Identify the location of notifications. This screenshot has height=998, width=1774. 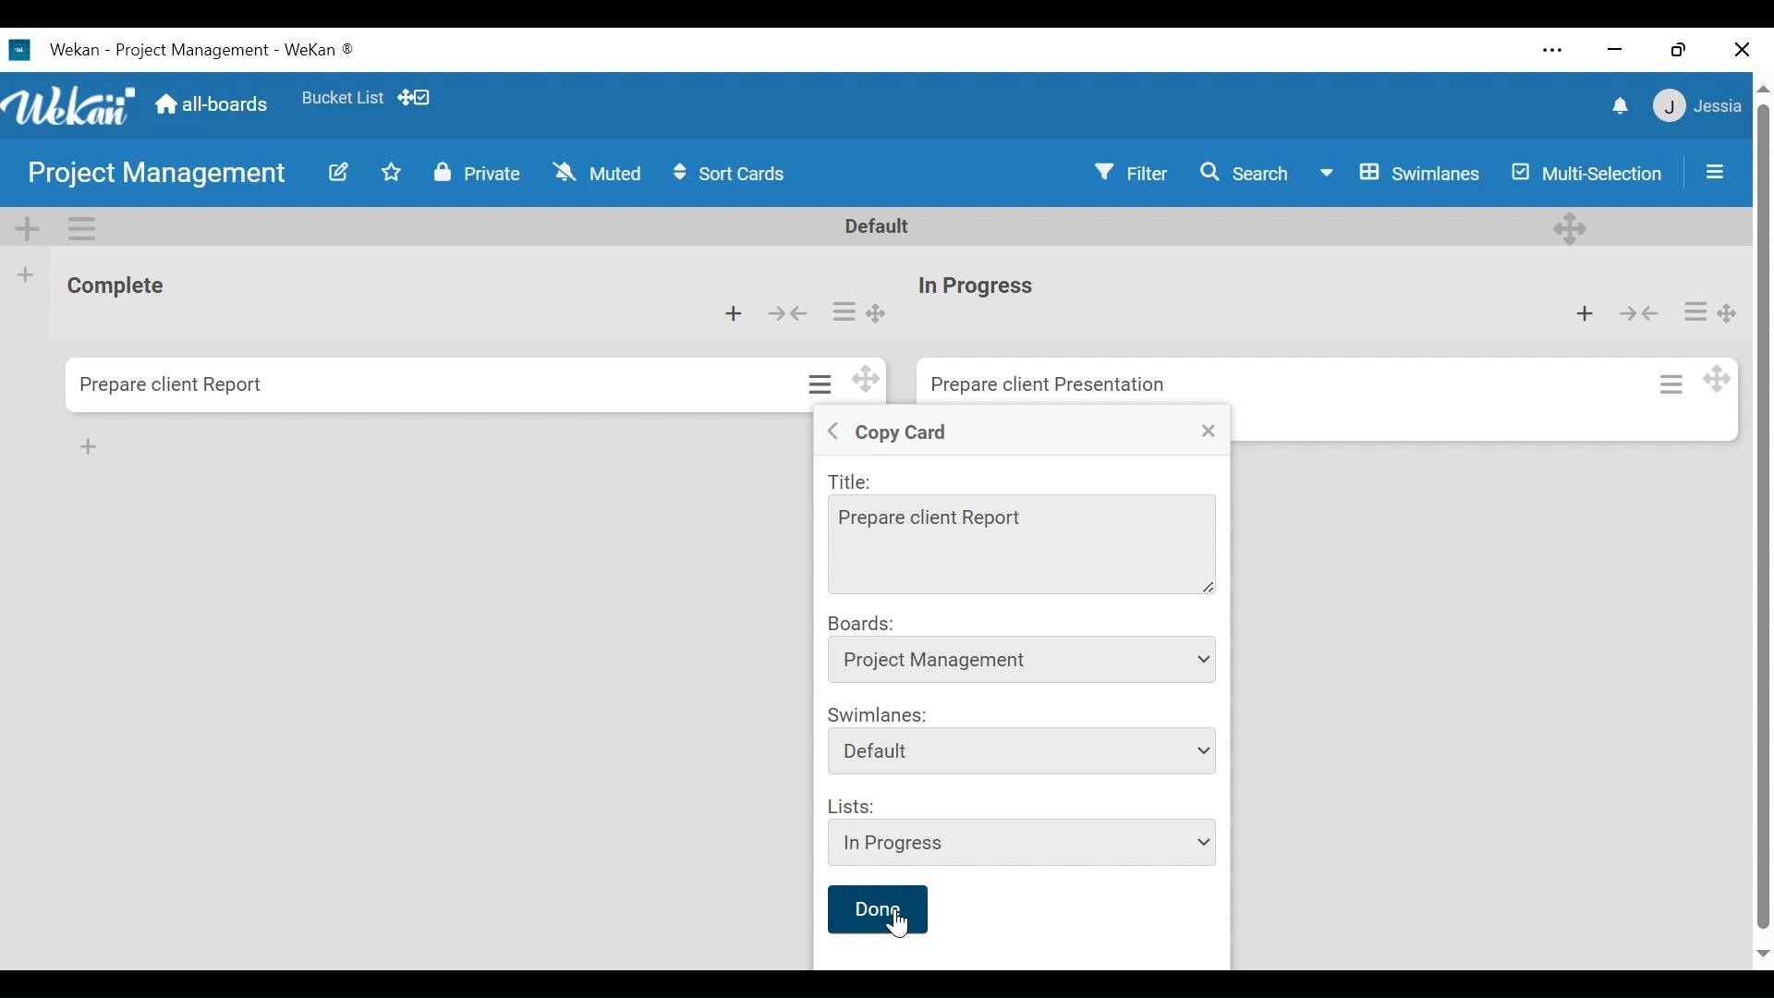
(1627, 105).